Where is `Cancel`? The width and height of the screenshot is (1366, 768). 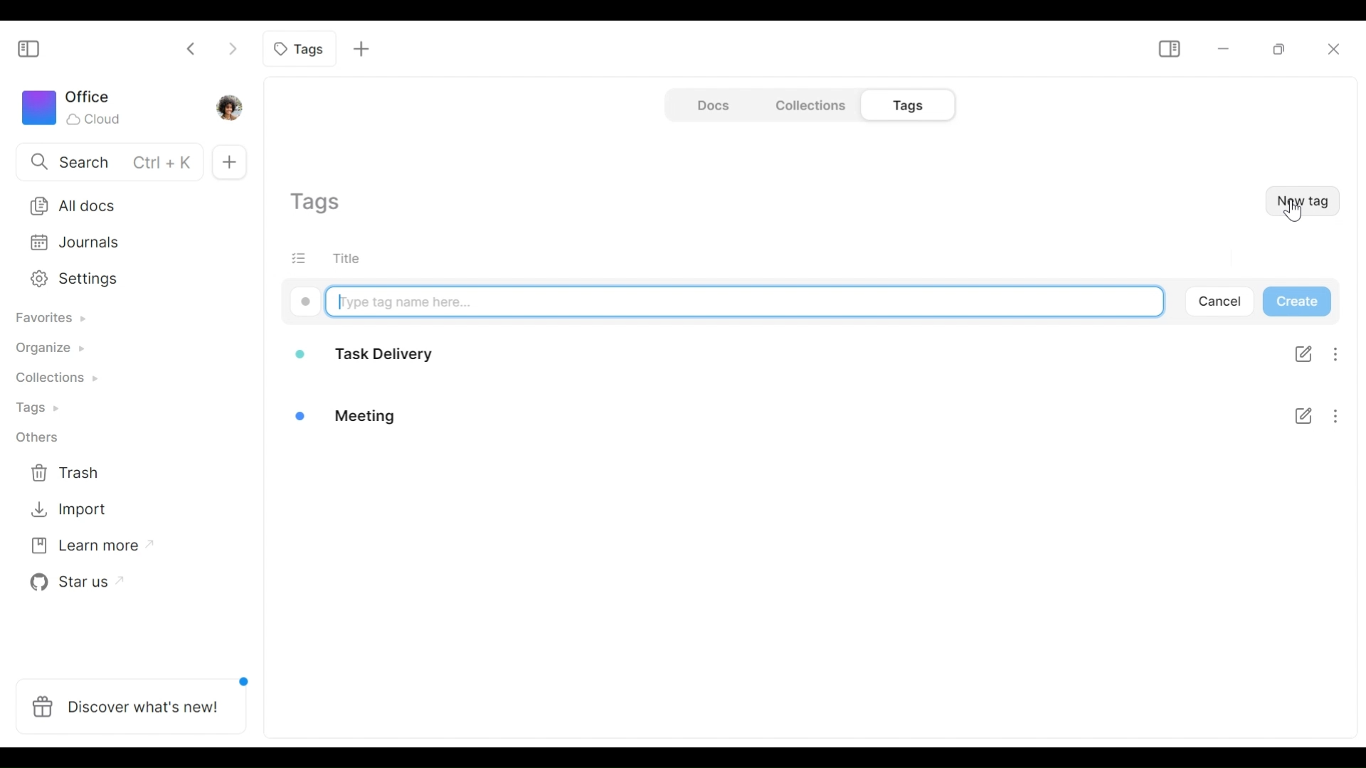
Cancel is located at coordinates (1224, 303).